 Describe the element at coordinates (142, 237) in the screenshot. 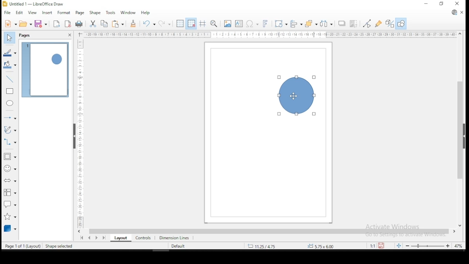

I see `controls` at that location.